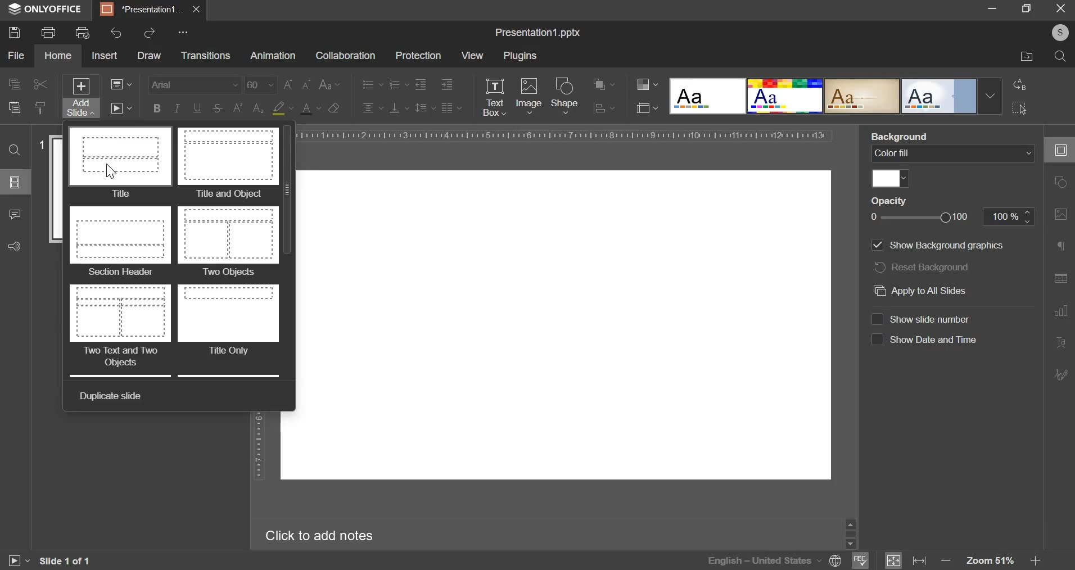 The width and height of the screenshot is (1075, 570). Describe the element at coordinates (117, 33) in the screenshot. I see `undo` at that location.